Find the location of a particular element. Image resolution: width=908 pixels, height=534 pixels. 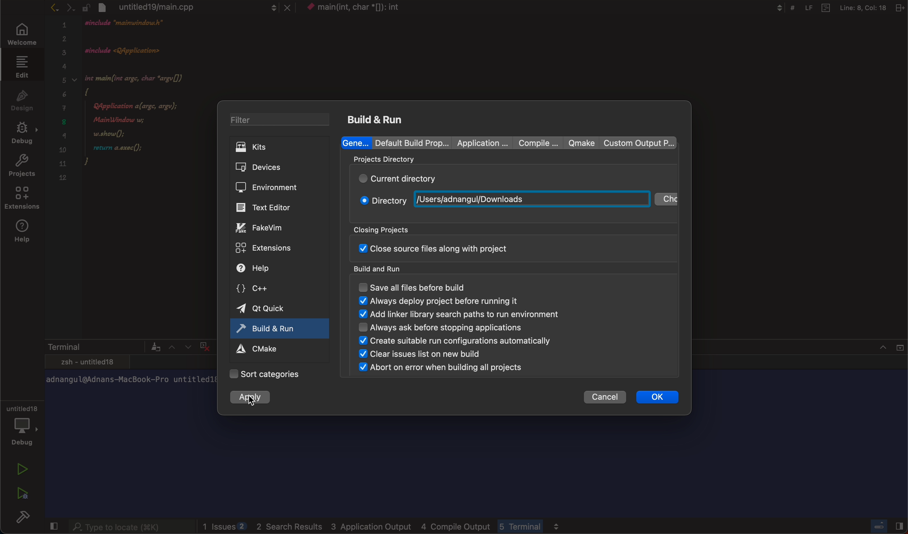

environment is located at coordinates (273, 186).